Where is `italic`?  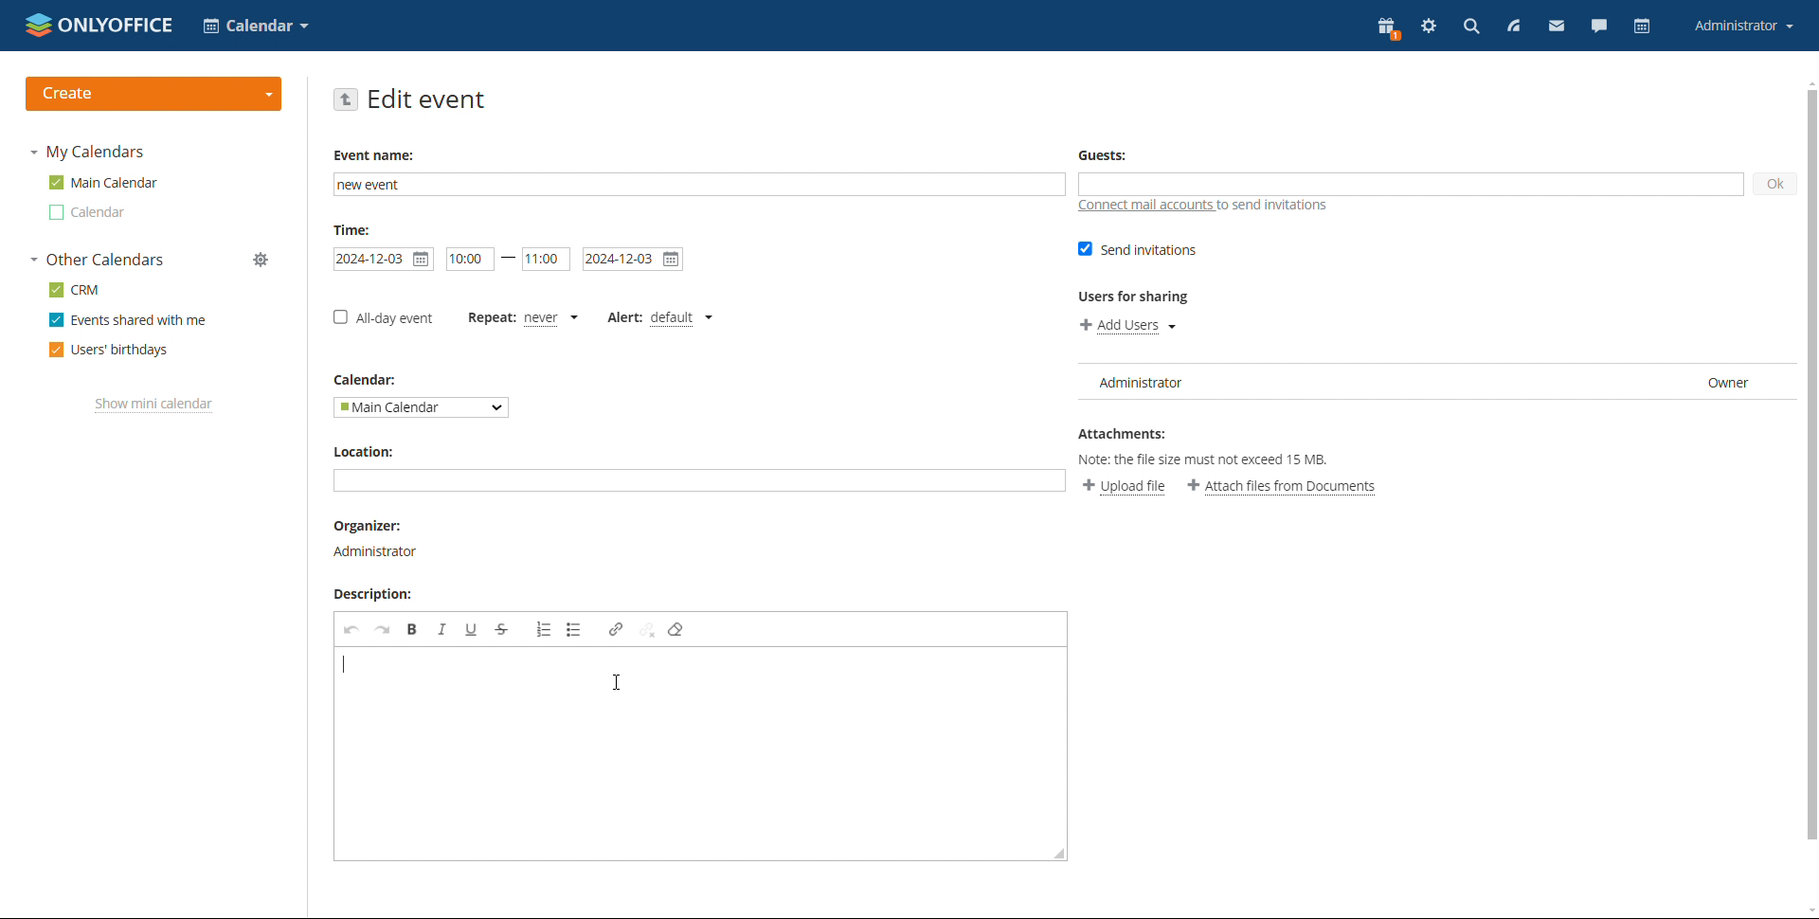 italic is located at coordinates (442, 629).